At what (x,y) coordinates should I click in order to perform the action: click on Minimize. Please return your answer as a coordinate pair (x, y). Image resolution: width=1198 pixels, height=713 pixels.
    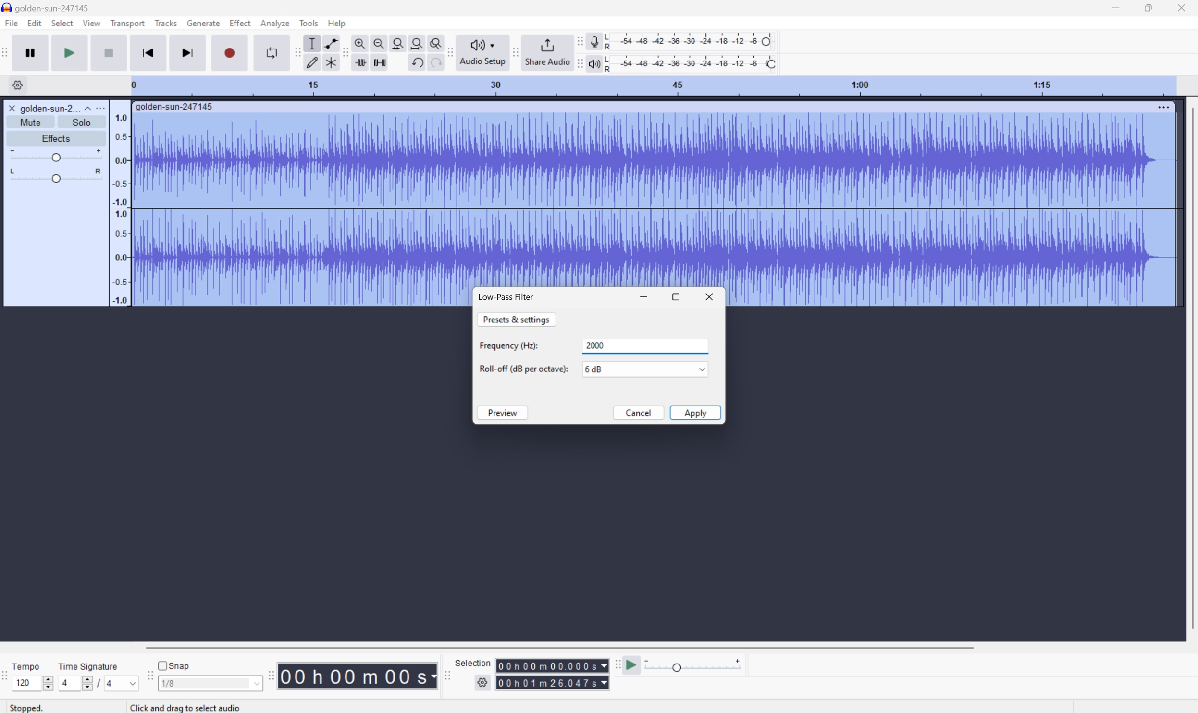
    Looking at the image, I should click on (1116, 7).